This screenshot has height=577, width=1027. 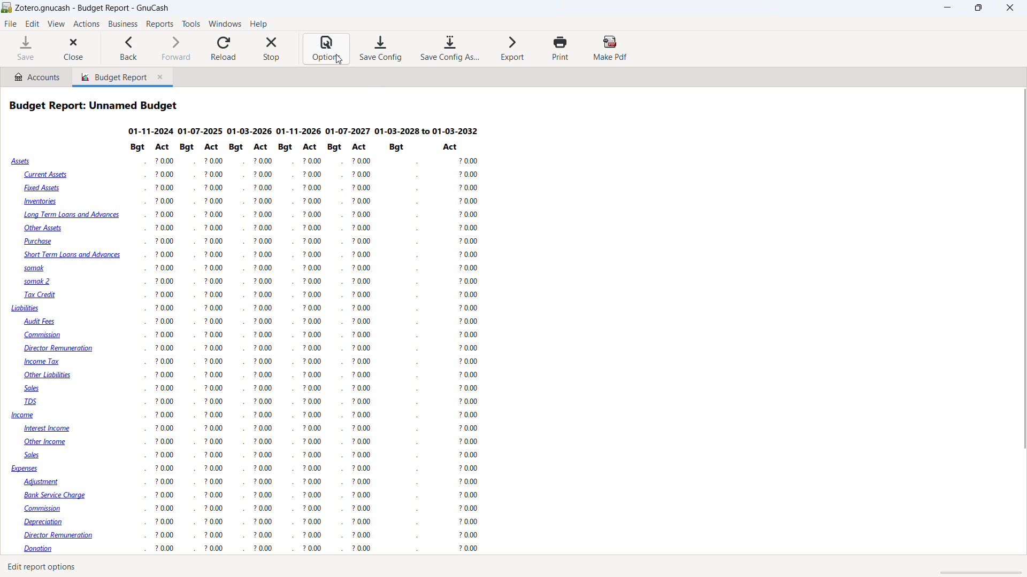 What do you see at coordinates (26, 49) in the screenshot?
I see `save` at bounding box center [26, 49].